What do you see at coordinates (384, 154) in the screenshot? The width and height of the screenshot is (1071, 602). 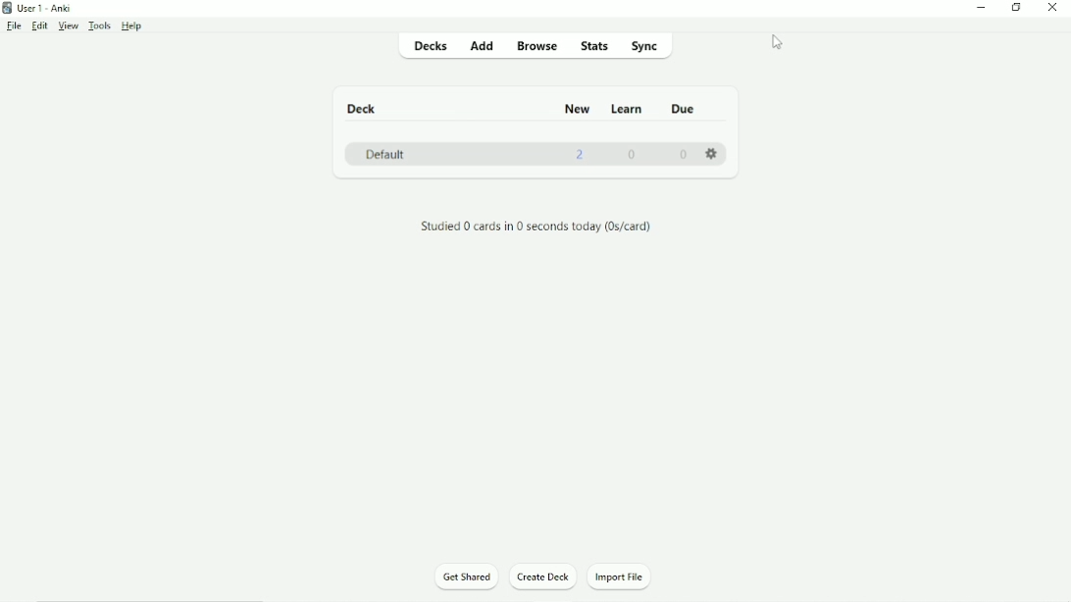 I see `Default` at bounding box center [384, 154].